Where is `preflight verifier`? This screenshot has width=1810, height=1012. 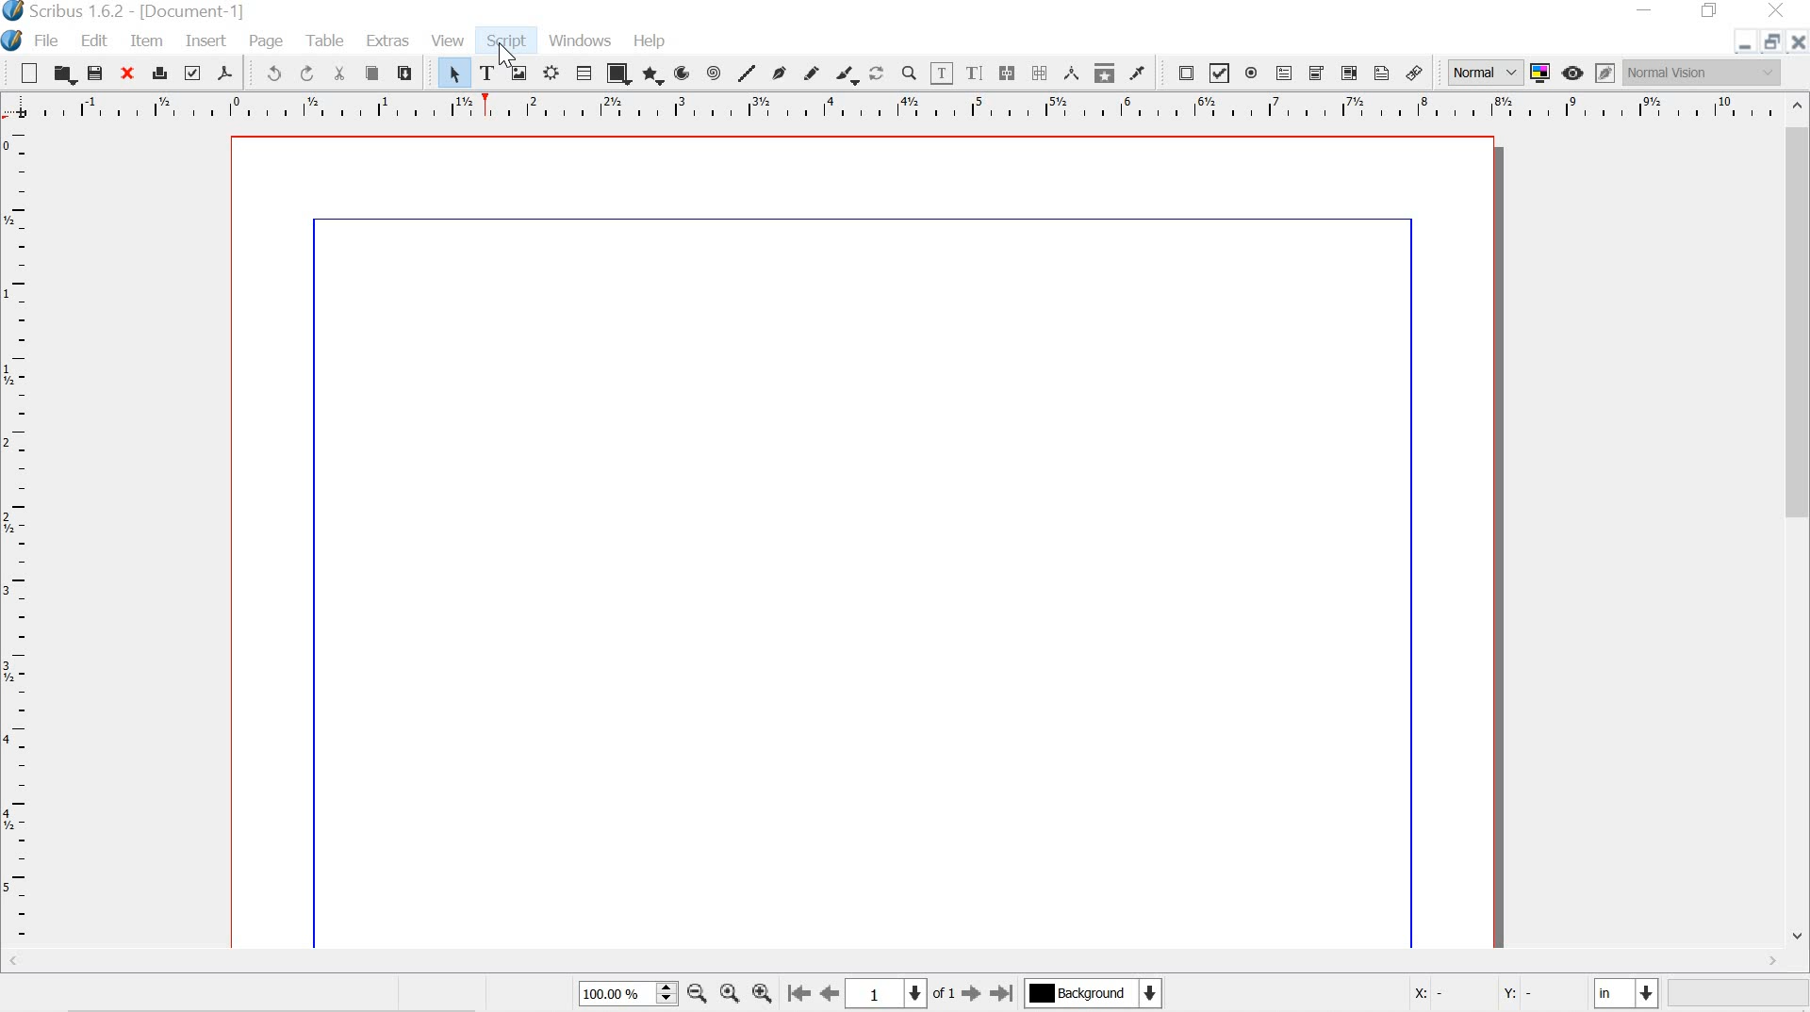
preflight verifier is located at coordinates (192, 73).